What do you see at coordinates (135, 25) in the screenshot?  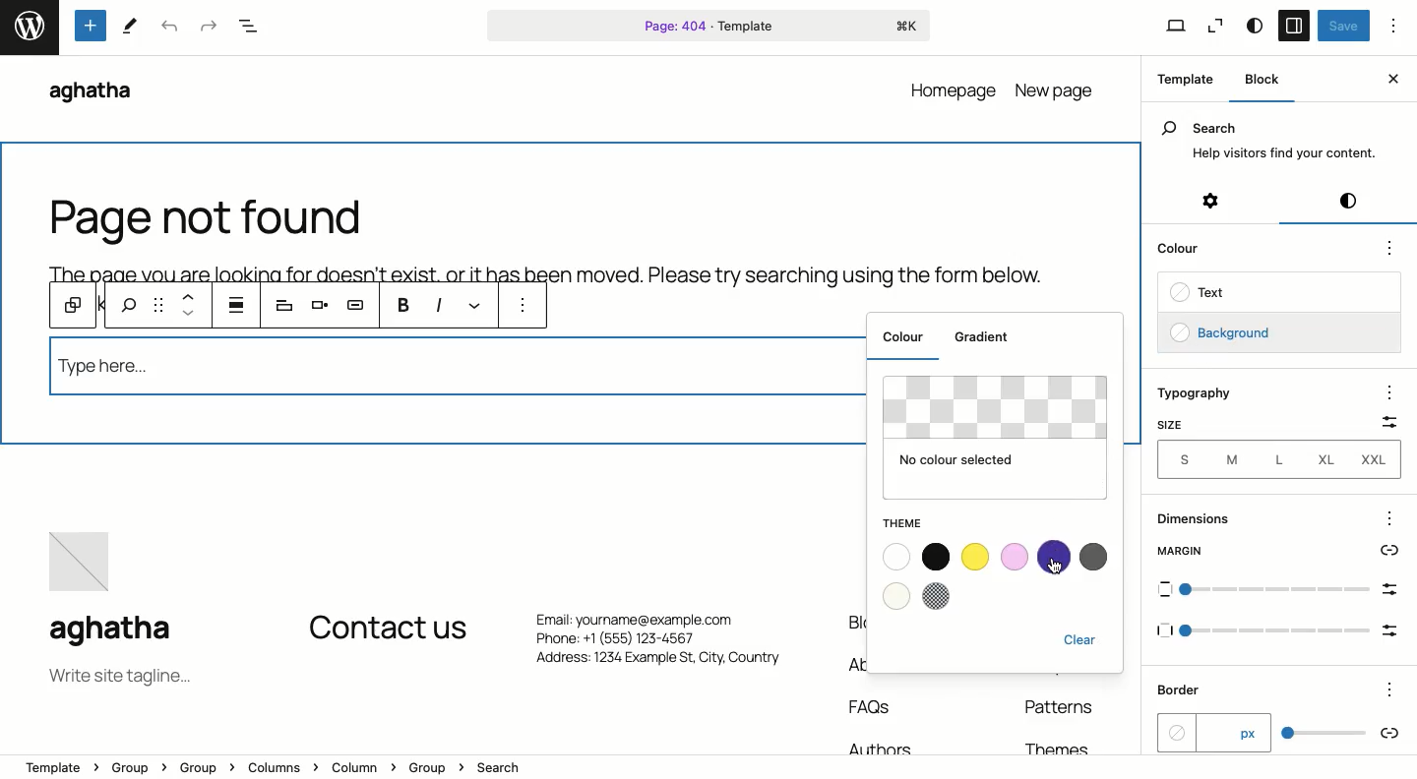 I see `tools` at bounding box center [135, 25].